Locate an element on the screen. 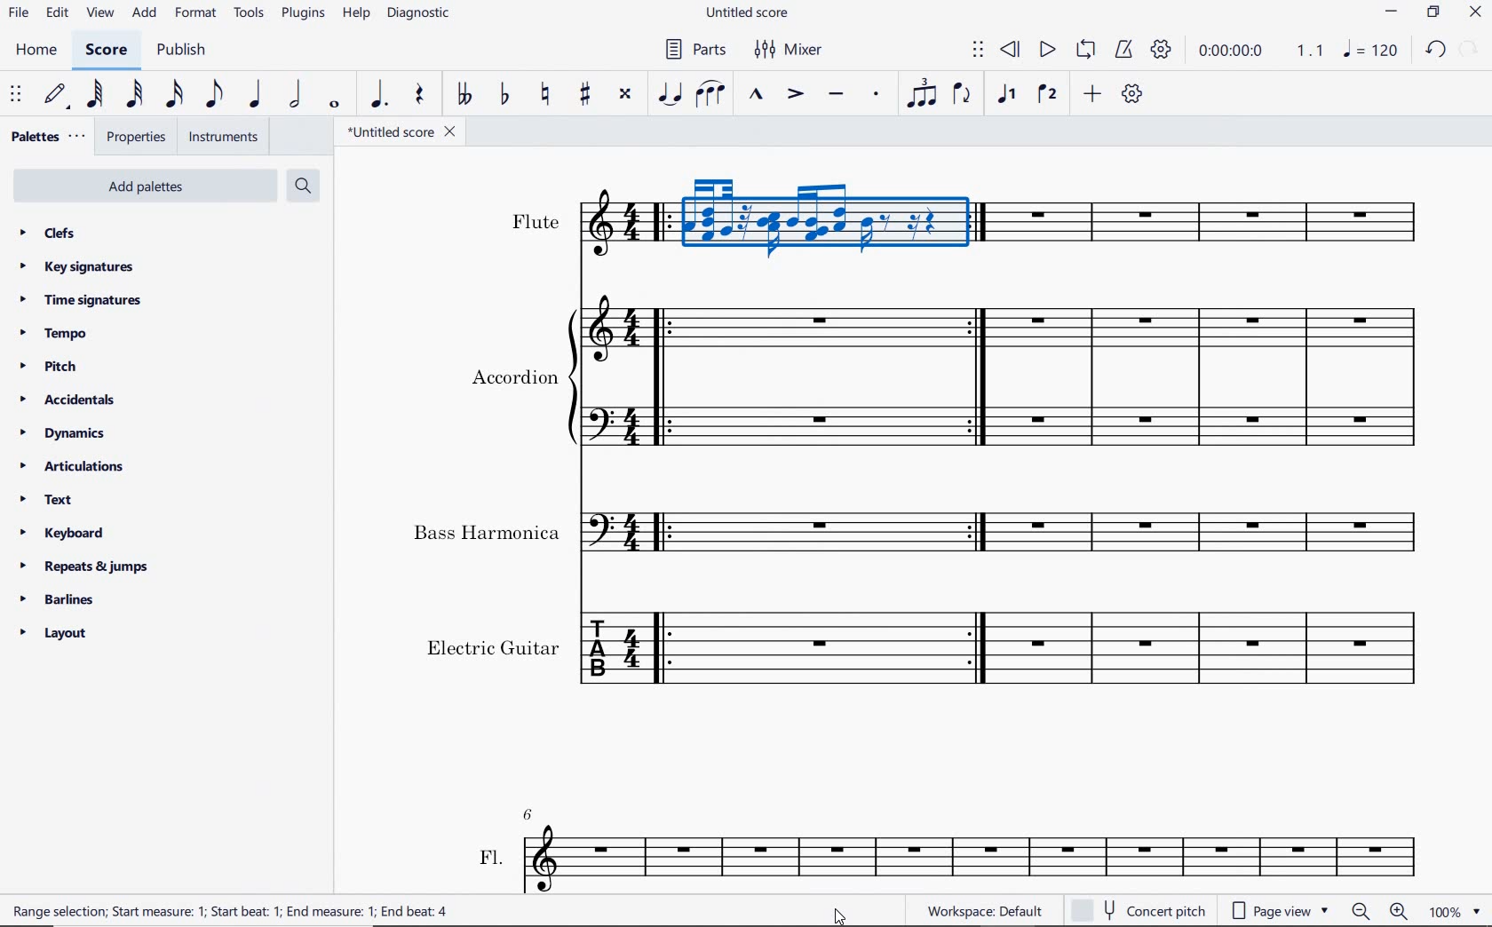  UNDO is located at coordinates (1437, 49).